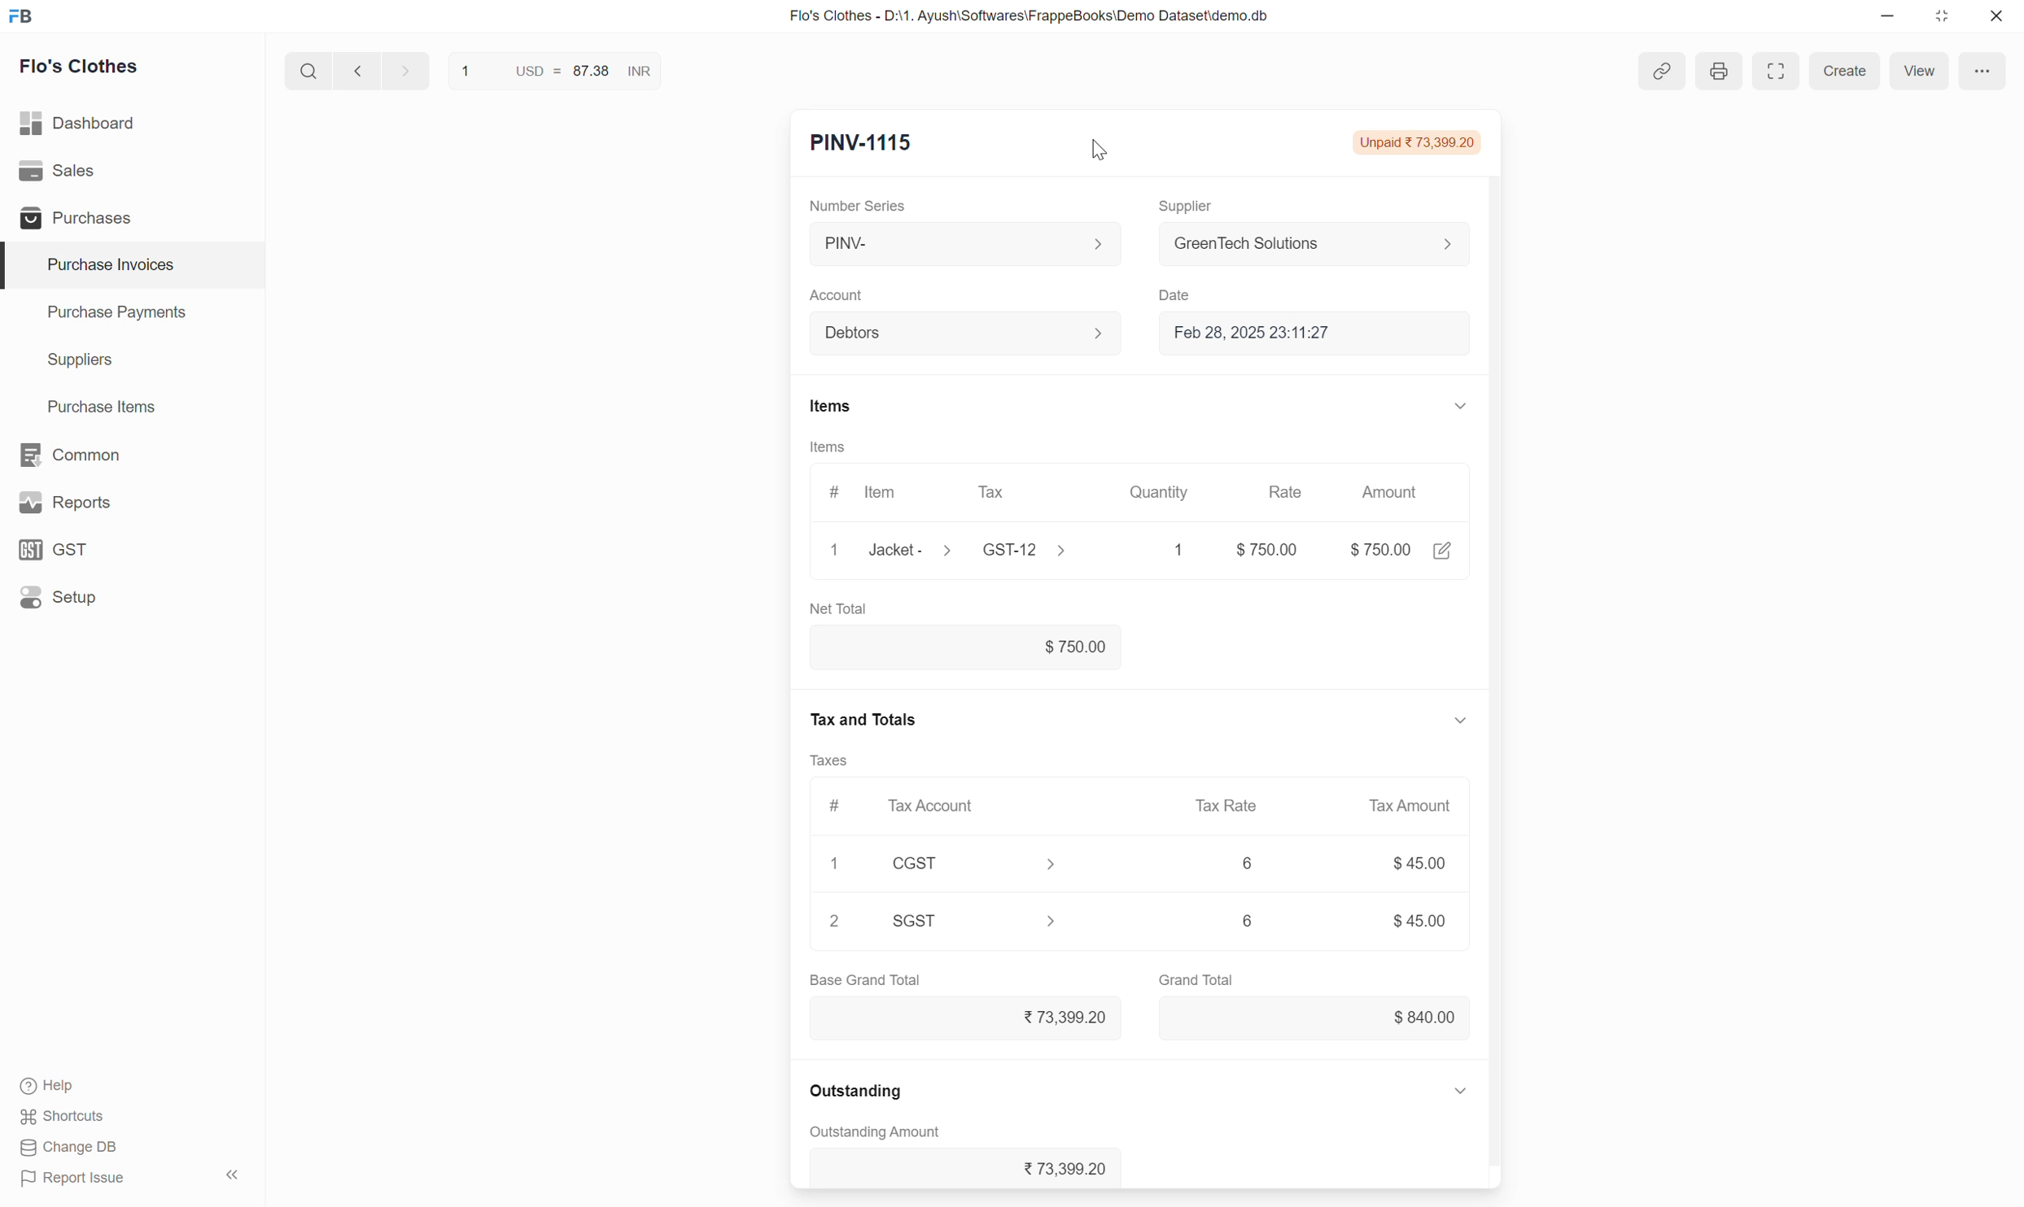 This screenshot has height=1207, width=2024. I want to click on #, so click(836, 807).